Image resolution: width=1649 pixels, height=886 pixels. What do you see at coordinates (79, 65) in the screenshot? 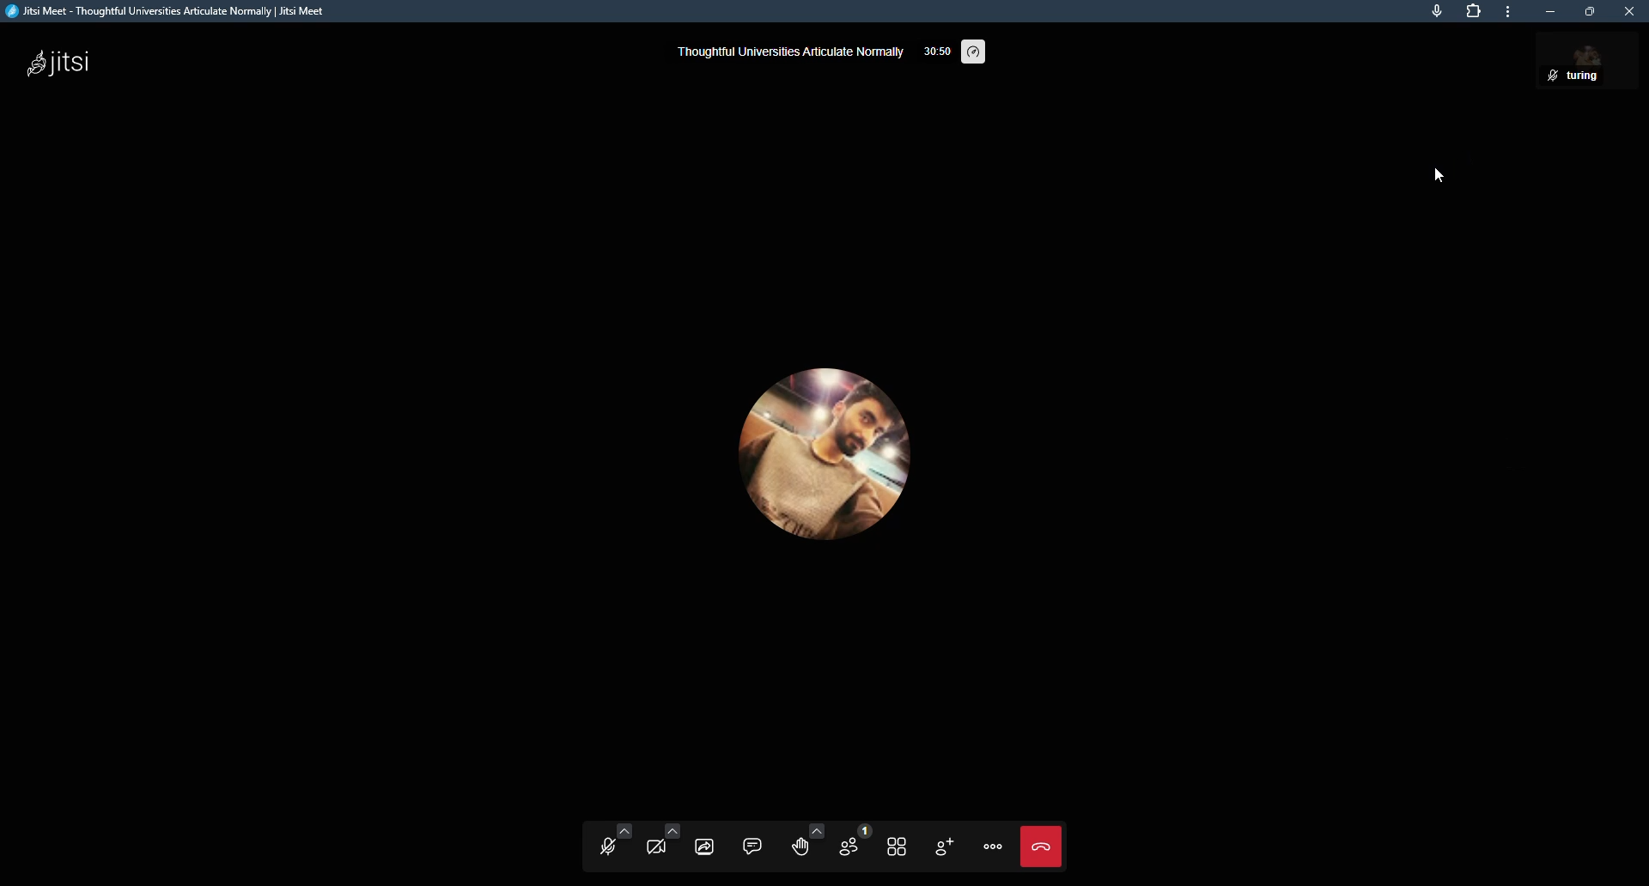
I see `jitsi` at bounding box center [79, 65].